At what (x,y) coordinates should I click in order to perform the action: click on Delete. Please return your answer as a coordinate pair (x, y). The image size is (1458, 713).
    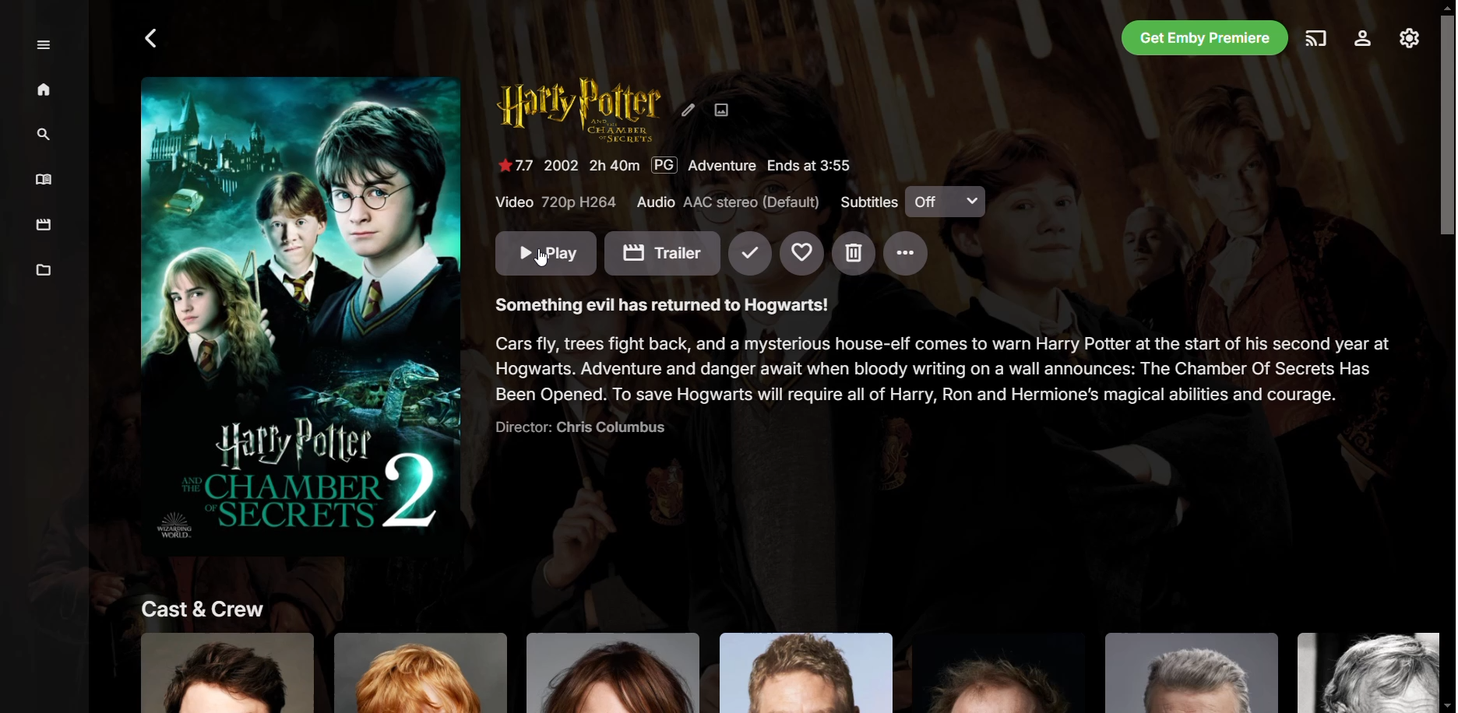
    Looking at the image, I should click on (854, 254).